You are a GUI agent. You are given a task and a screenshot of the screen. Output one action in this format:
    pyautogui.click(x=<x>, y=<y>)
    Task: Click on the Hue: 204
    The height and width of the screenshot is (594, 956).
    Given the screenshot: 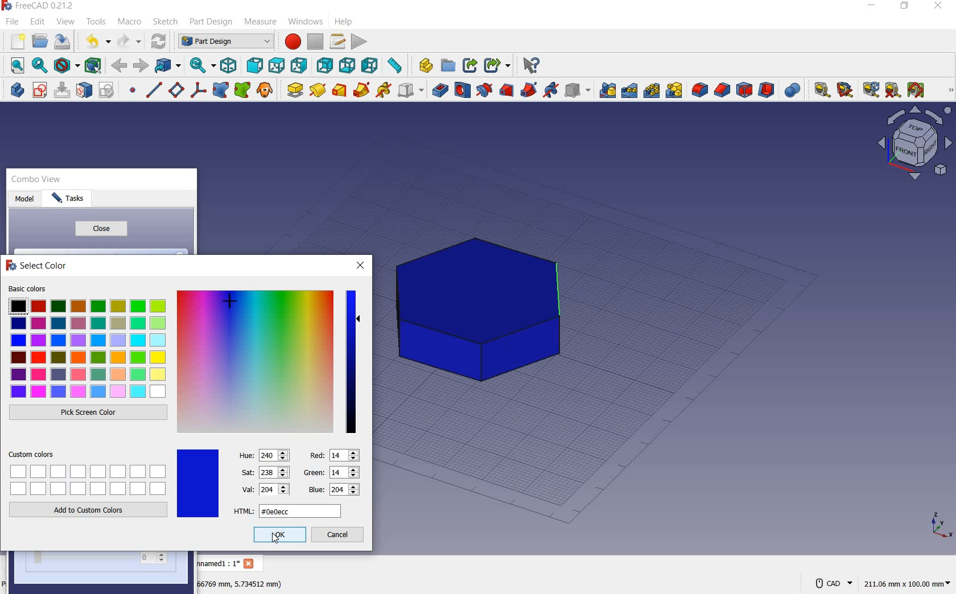 What is the action you would take?
    pyautogui.click(x=265, y=454)
    